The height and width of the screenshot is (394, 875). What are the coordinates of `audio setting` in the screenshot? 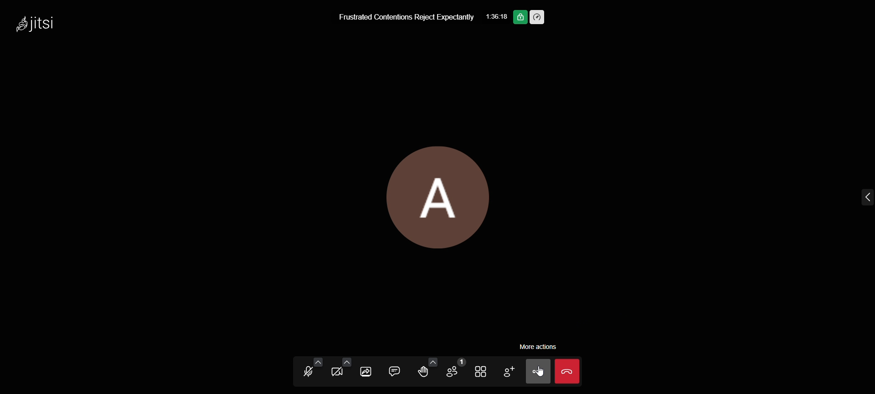 It's located at (317, 361).